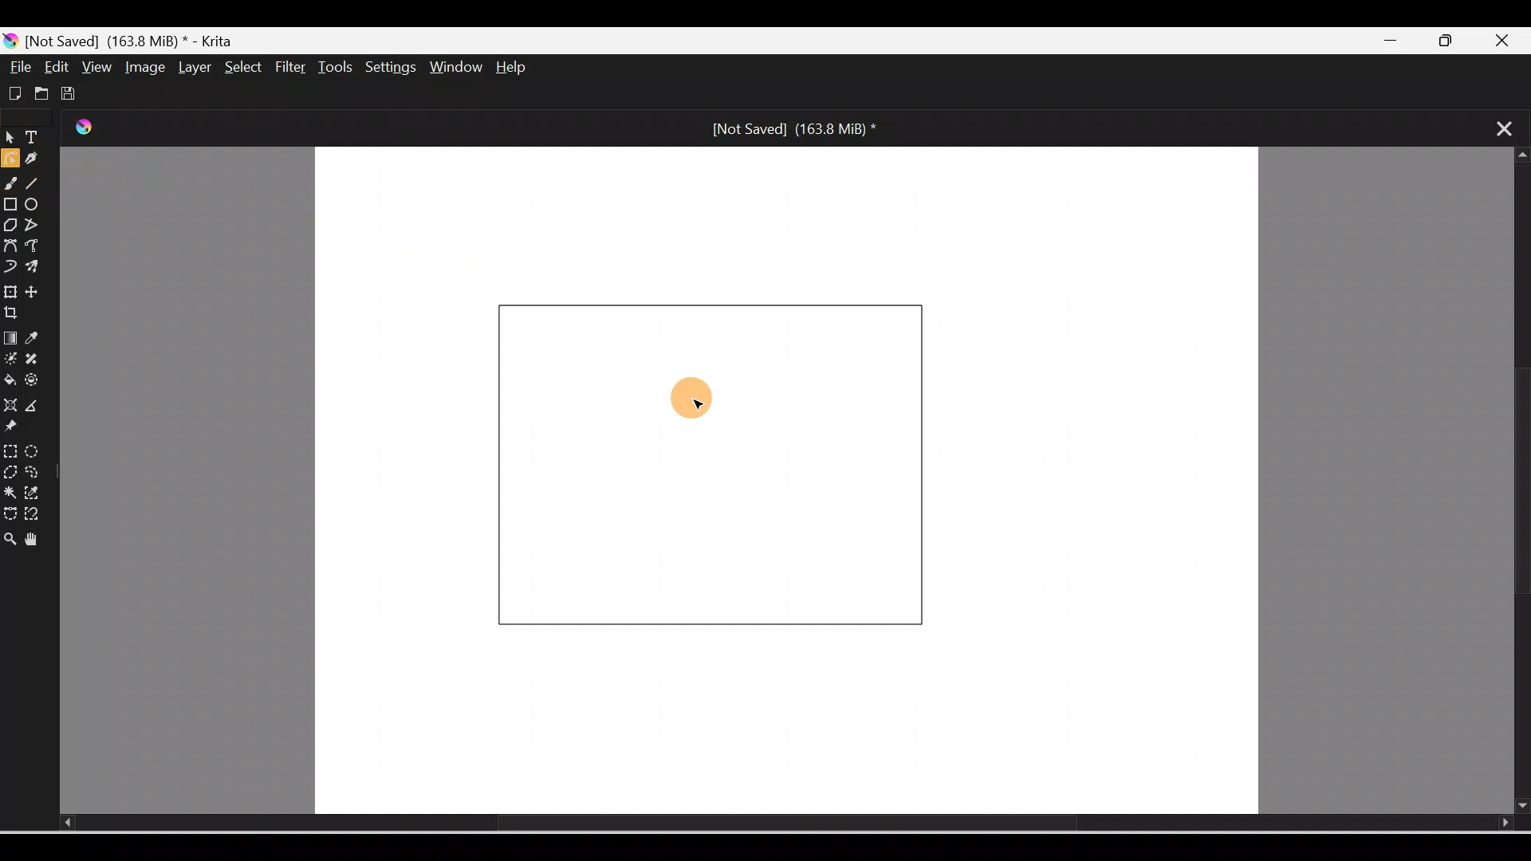 Image resolution: width=1531 pixels, height=861 pixels. What do you see at coordinates (10, 491) in the screenshot?
I see `Contiguous selection tool` at bounding box center [10, 491].